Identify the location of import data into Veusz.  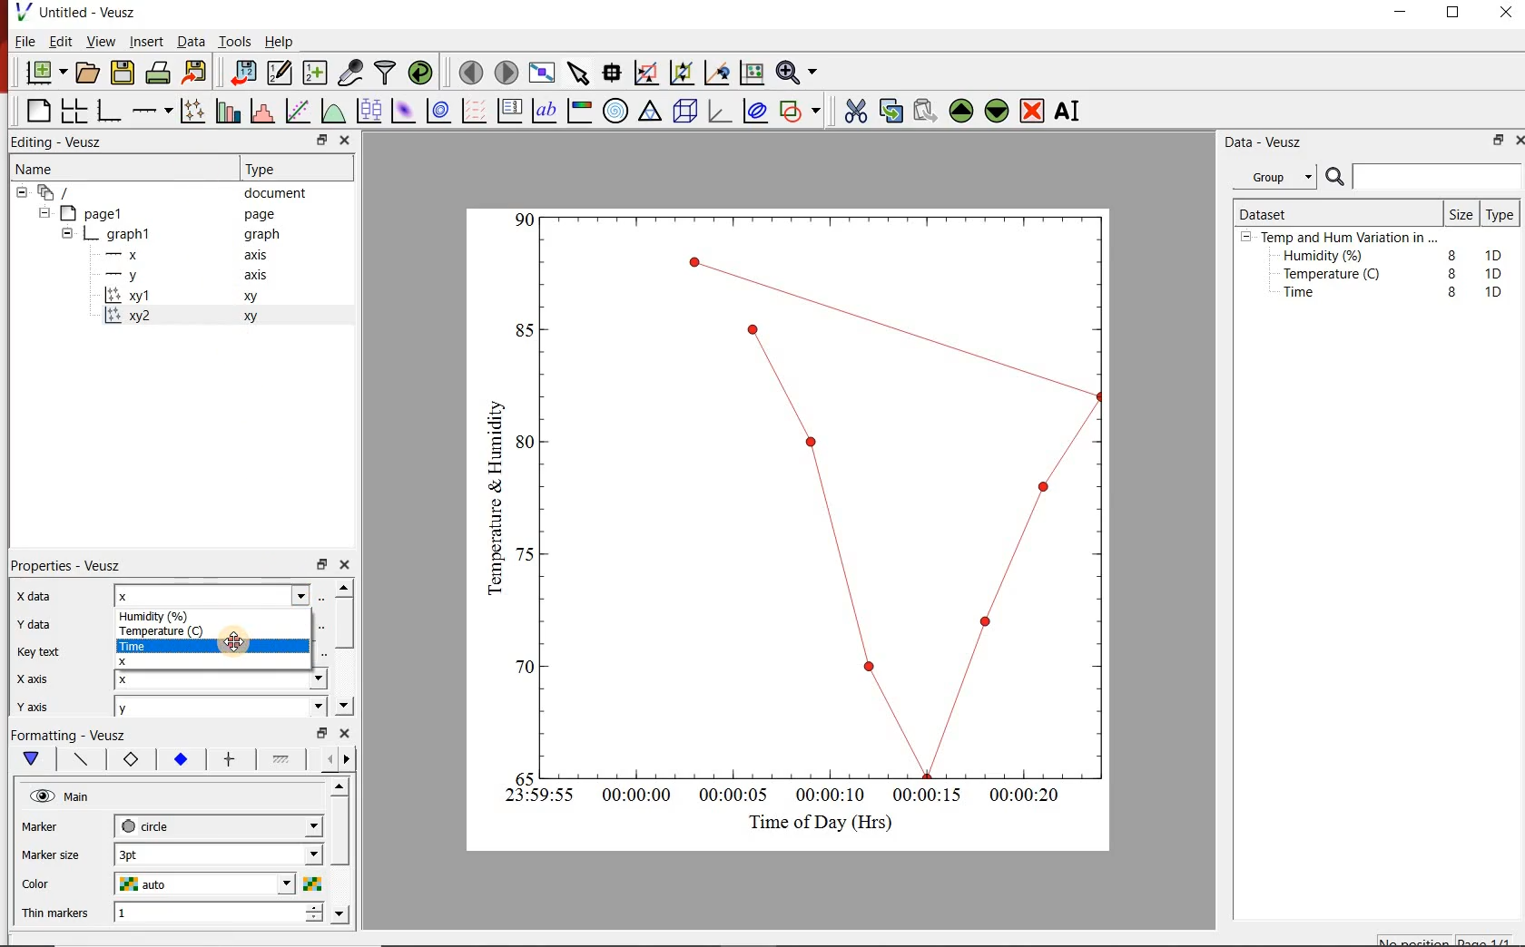
(242, 71).